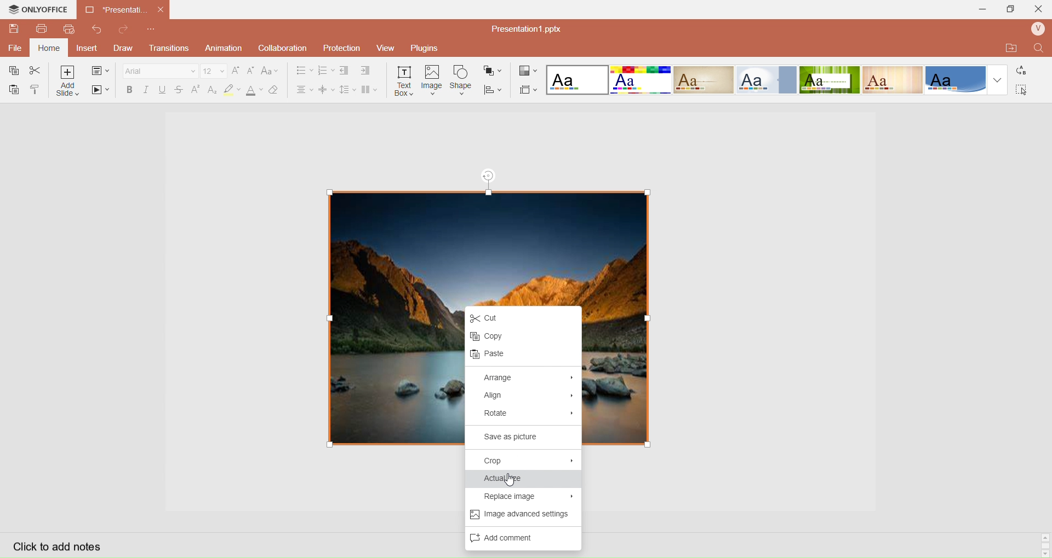 The width and height of the screenshot is (1052, 558). What do you see at coordinates (34, 70) in the screenshot?
I see `Cut` at bounding box center [34, 70].